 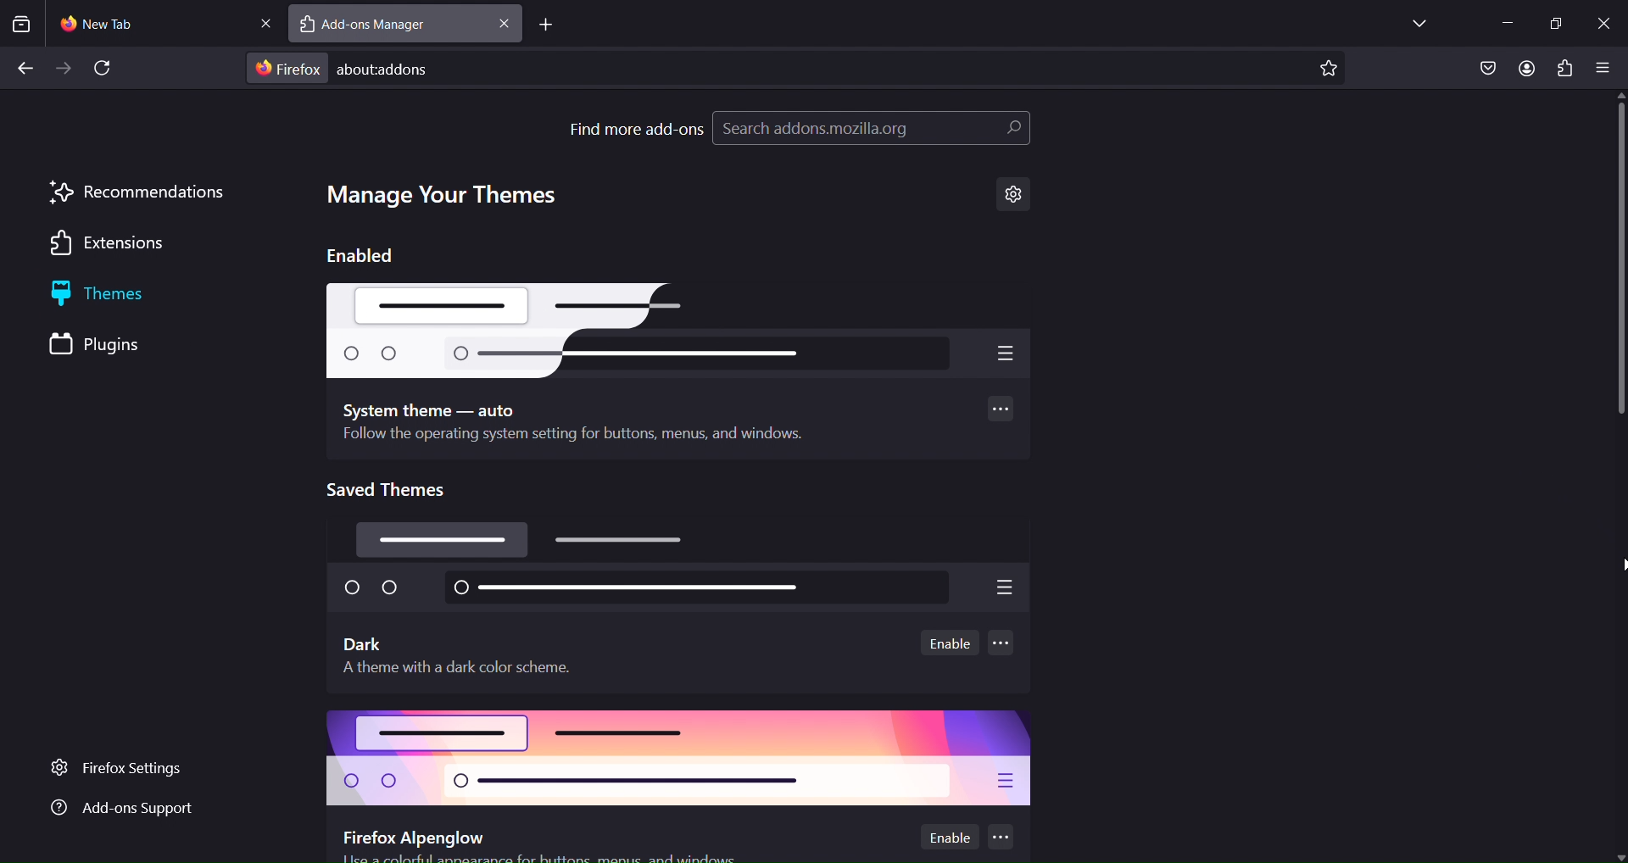 What do you see at coordinates (948, 836) in the screenshot?
I see `enable` at bounding box center [948, 836].